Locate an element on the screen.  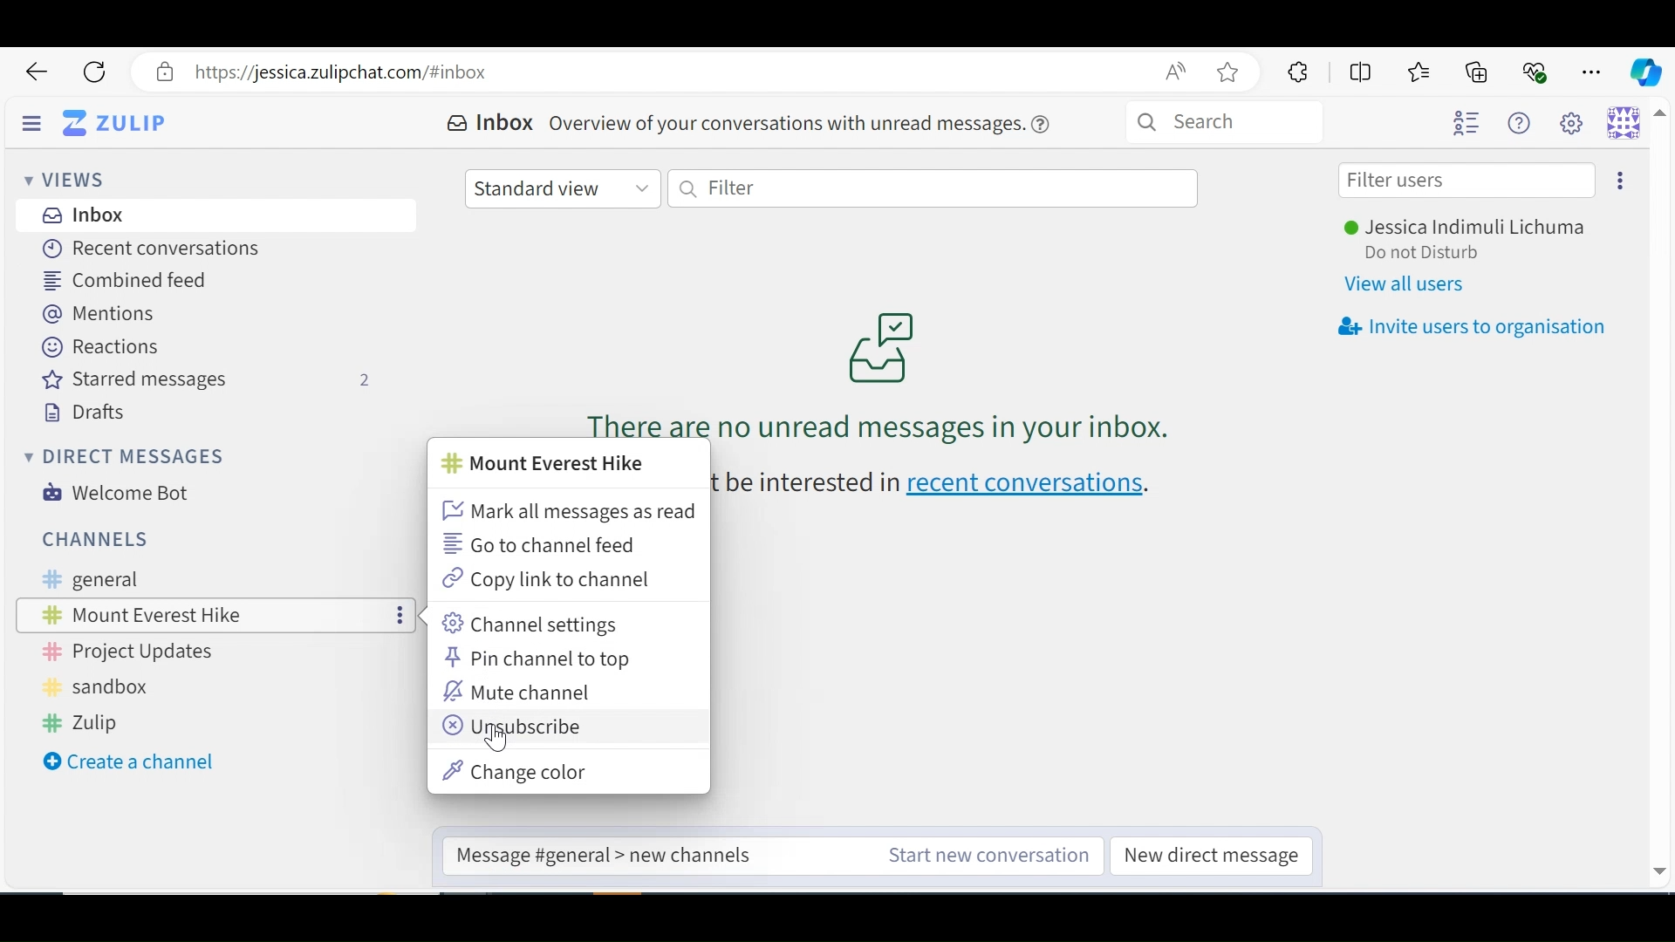
more options is located at coordinates (394, 615).